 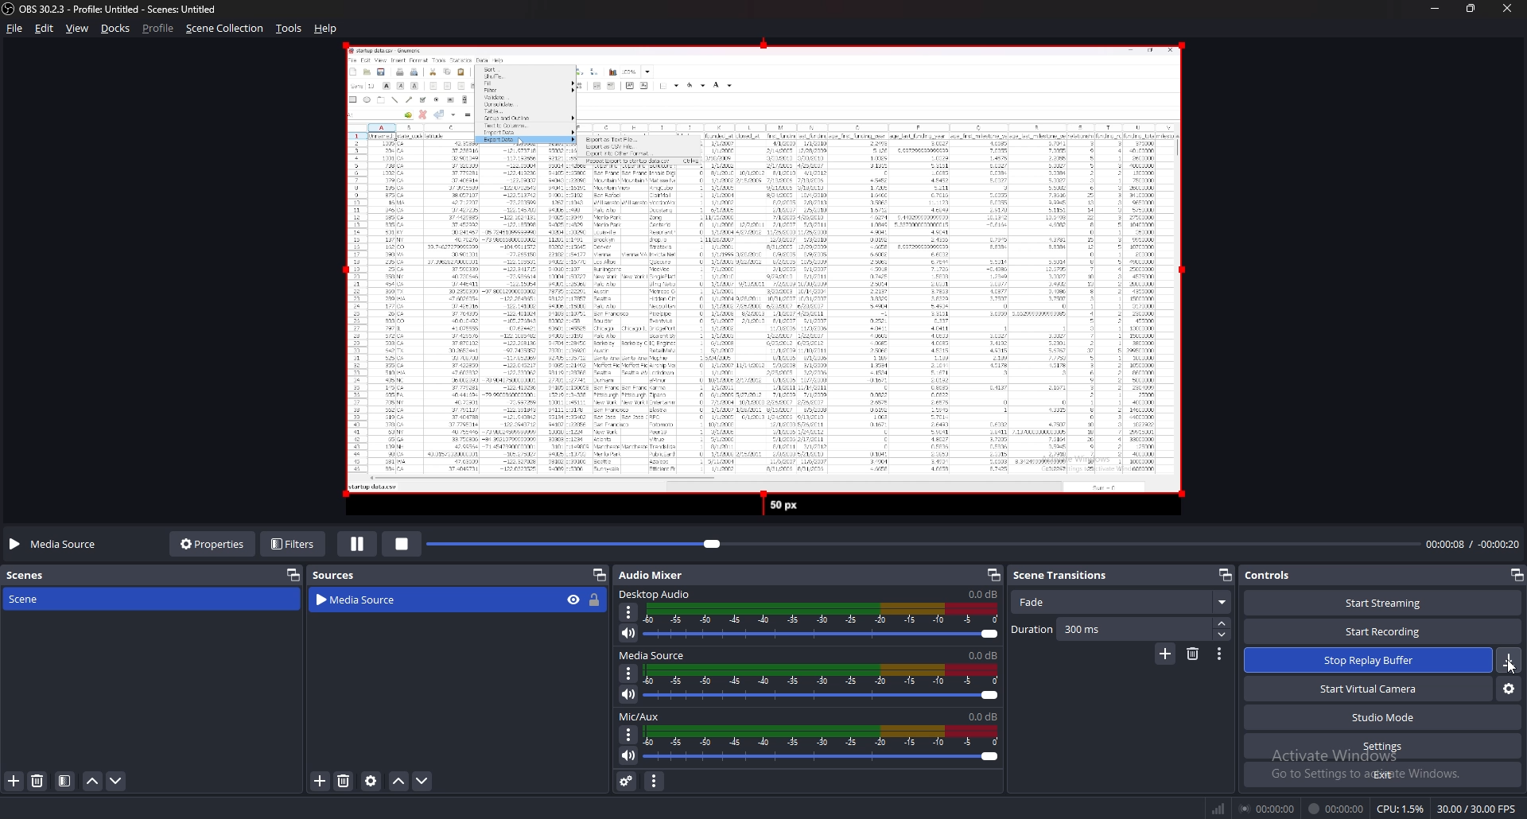 I want to click on properties, so click(x=210, y=545).